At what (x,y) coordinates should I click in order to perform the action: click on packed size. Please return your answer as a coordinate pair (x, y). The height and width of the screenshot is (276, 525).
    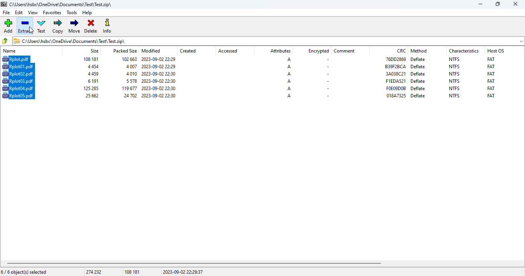
    Looking at the image, I should click on (128, 59).